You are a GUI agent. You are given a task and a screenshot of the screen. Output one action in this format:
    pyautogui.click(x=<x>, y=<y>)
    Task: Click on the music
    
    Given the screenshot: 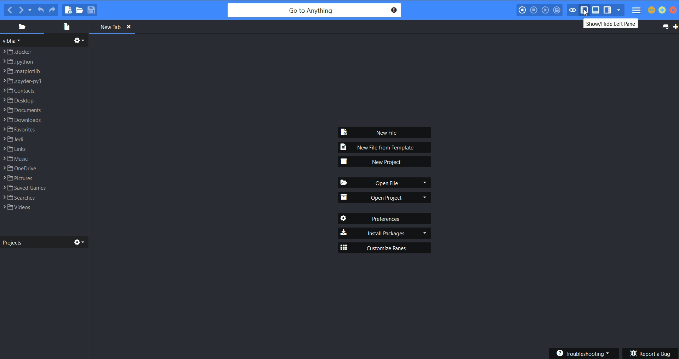 What is the action you would take?
    pyautogui.click(x=17, y=159)
    